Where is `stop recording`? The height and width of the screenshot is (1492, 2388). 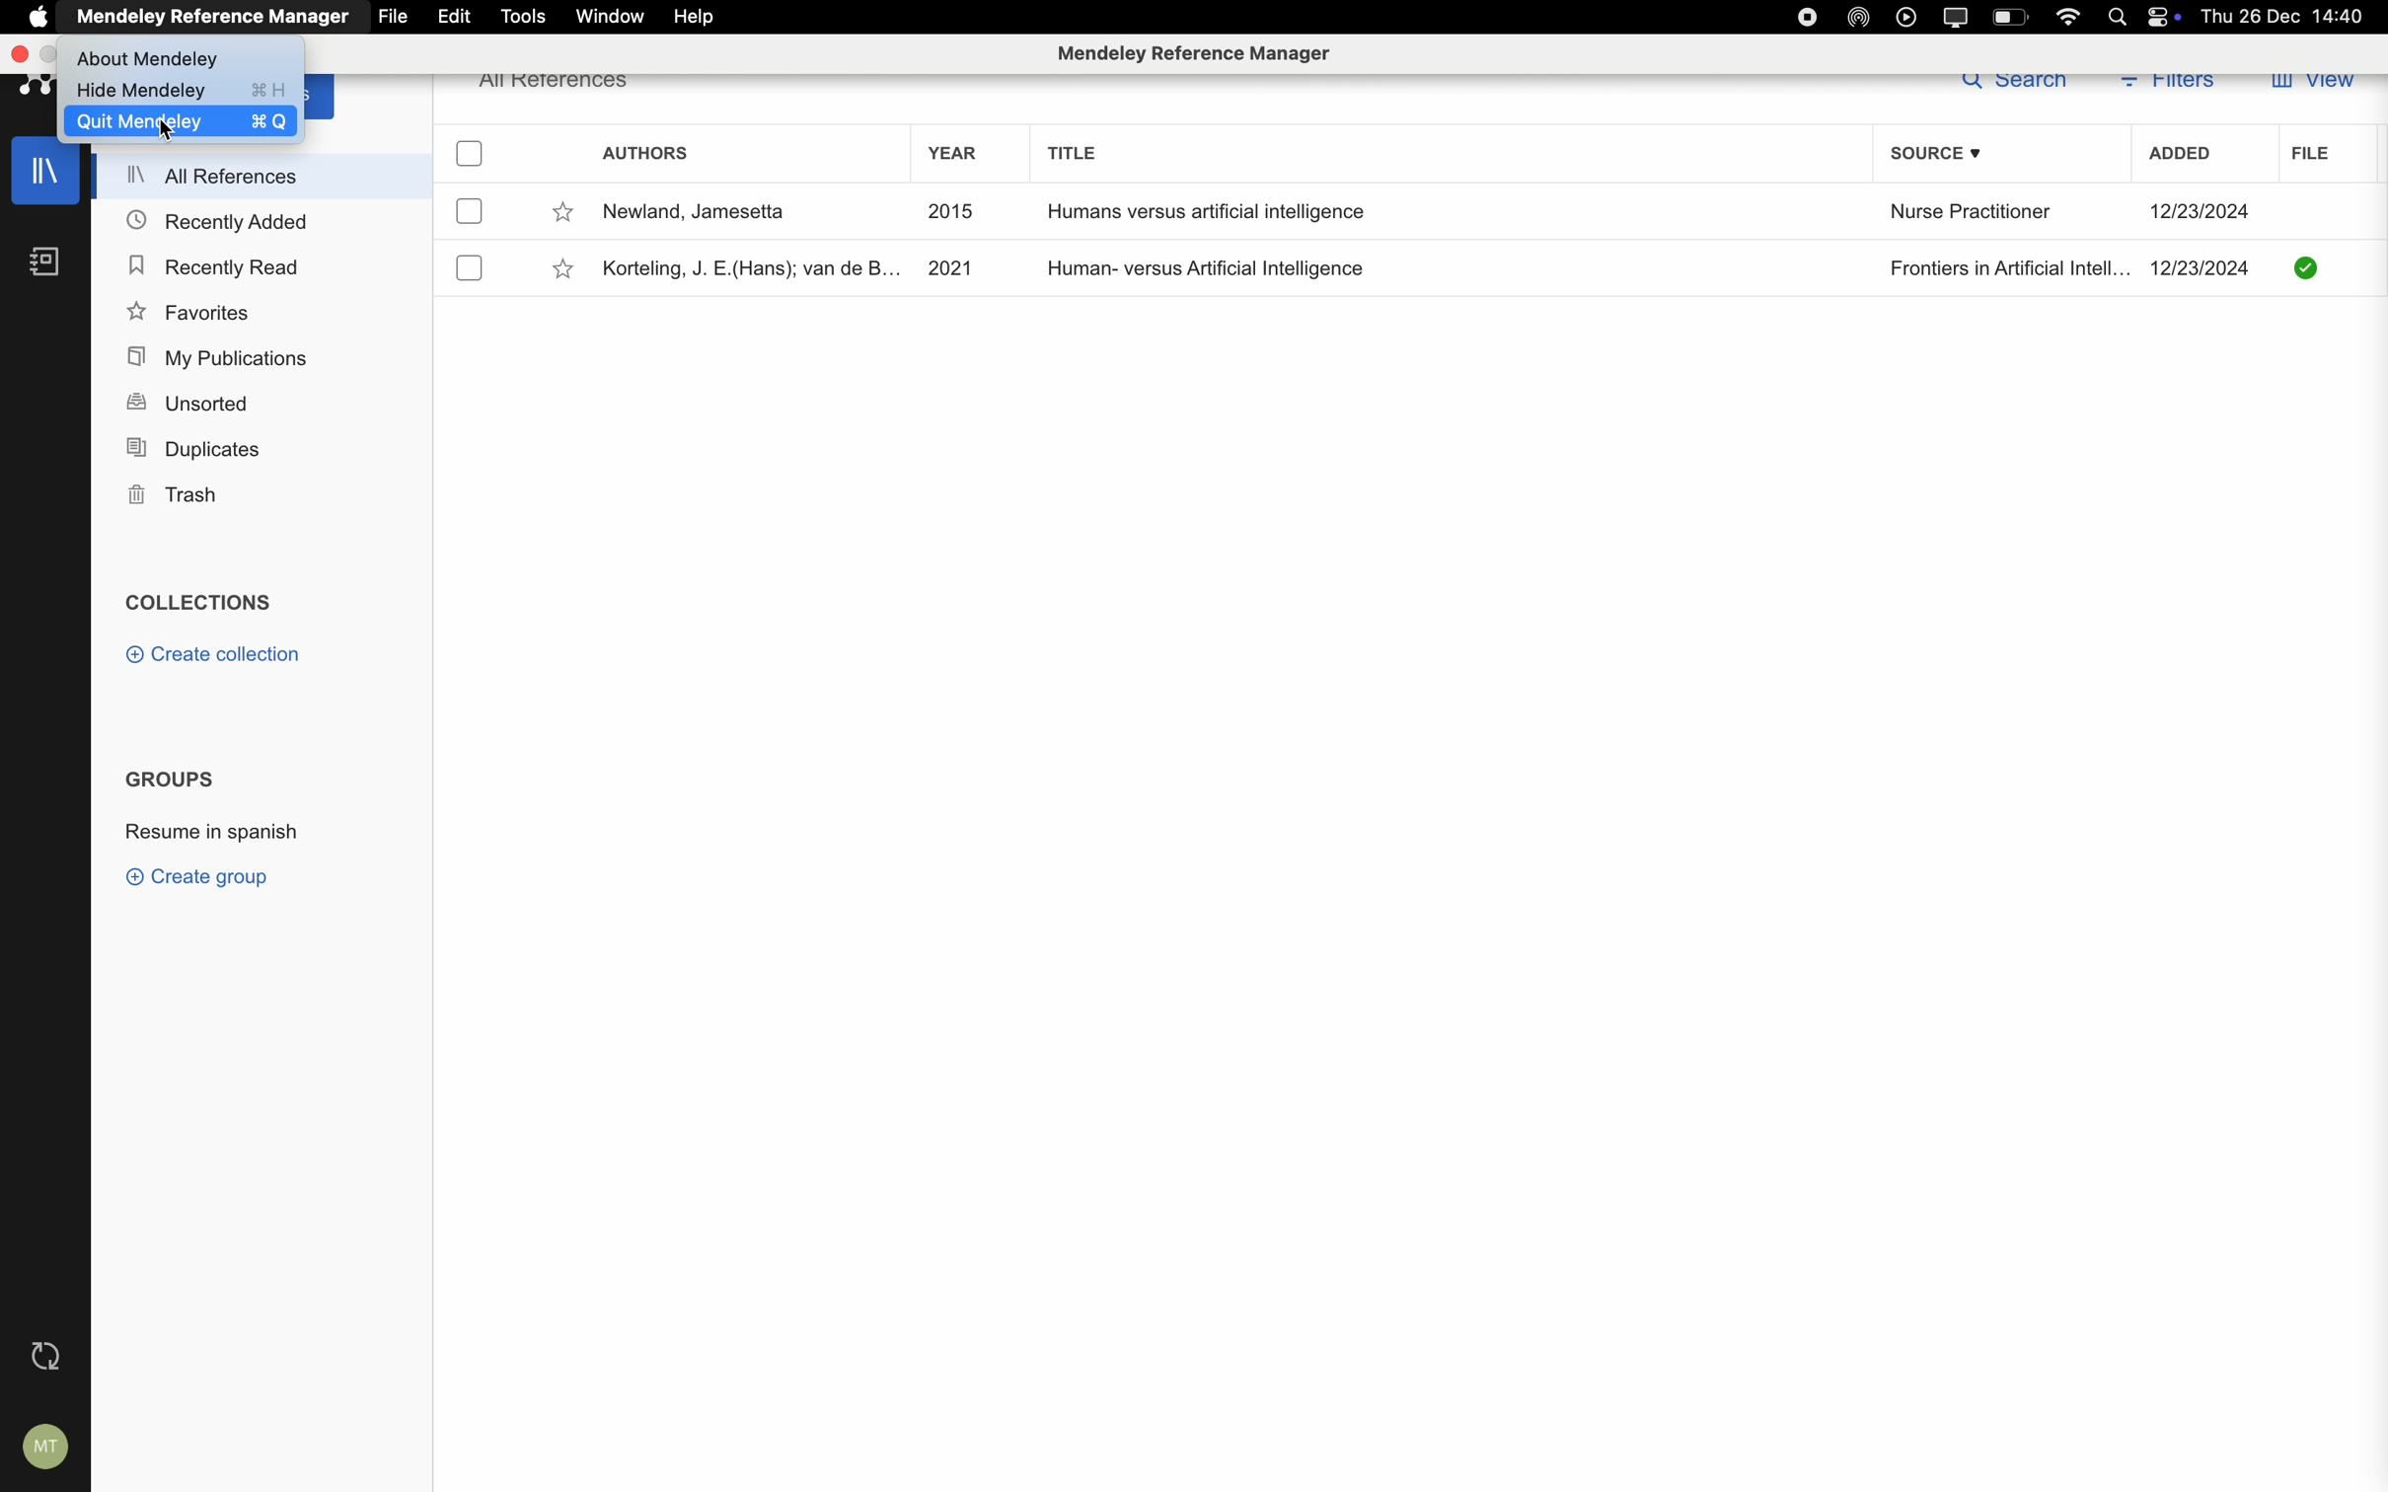
stop recording is located at coordinates (1802, 17).